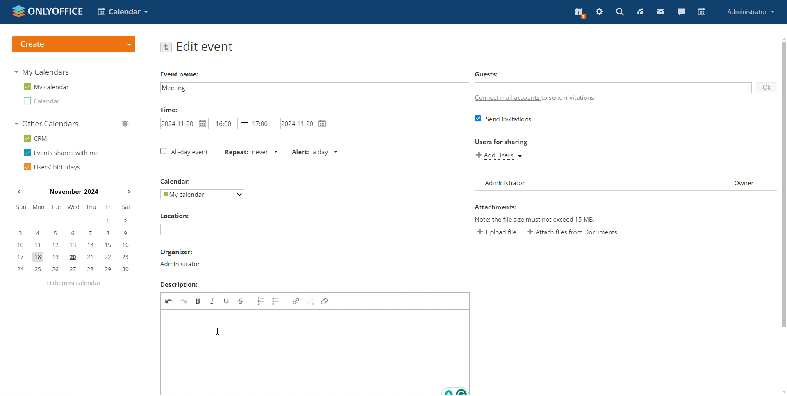 This screenshot has width=787, height=396. What do you see at coordinates (46, 86) in the screenshot?
I see `my calendar` at bounding box center [46, 86].